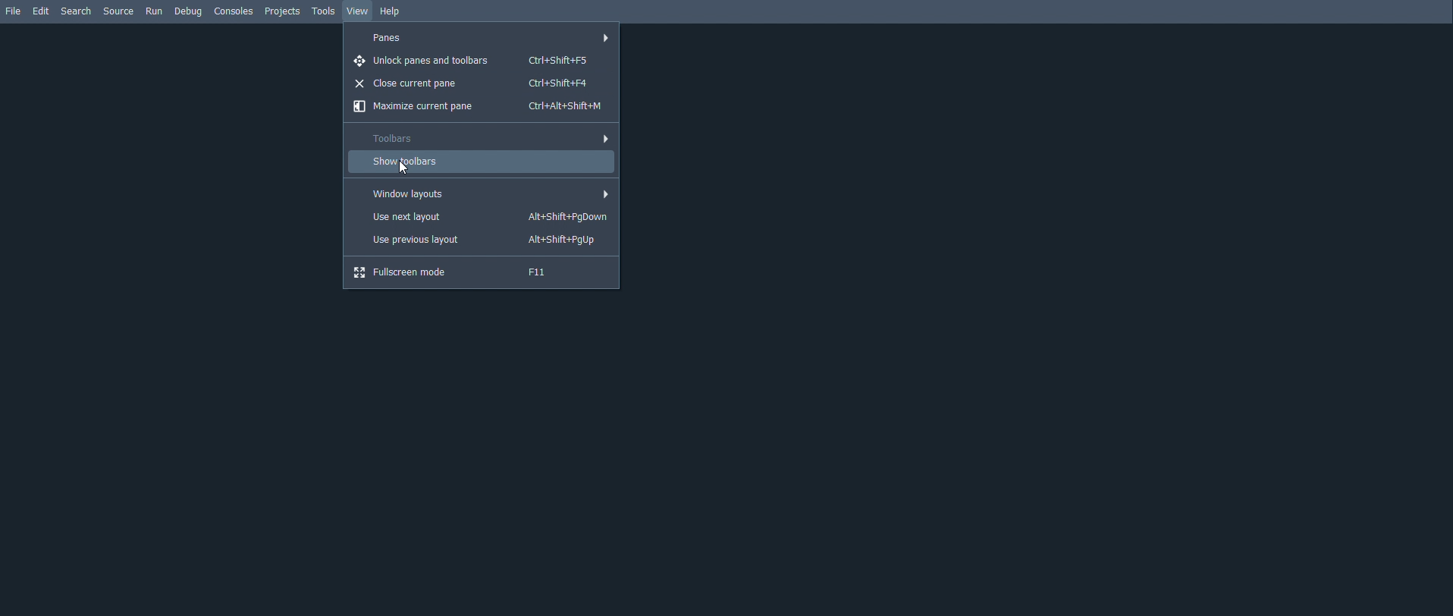 The width and height of the screenshot is (1453, 616). Describe the element at coordinates (155, 12) in the screenshot. I see `Run` at that location.